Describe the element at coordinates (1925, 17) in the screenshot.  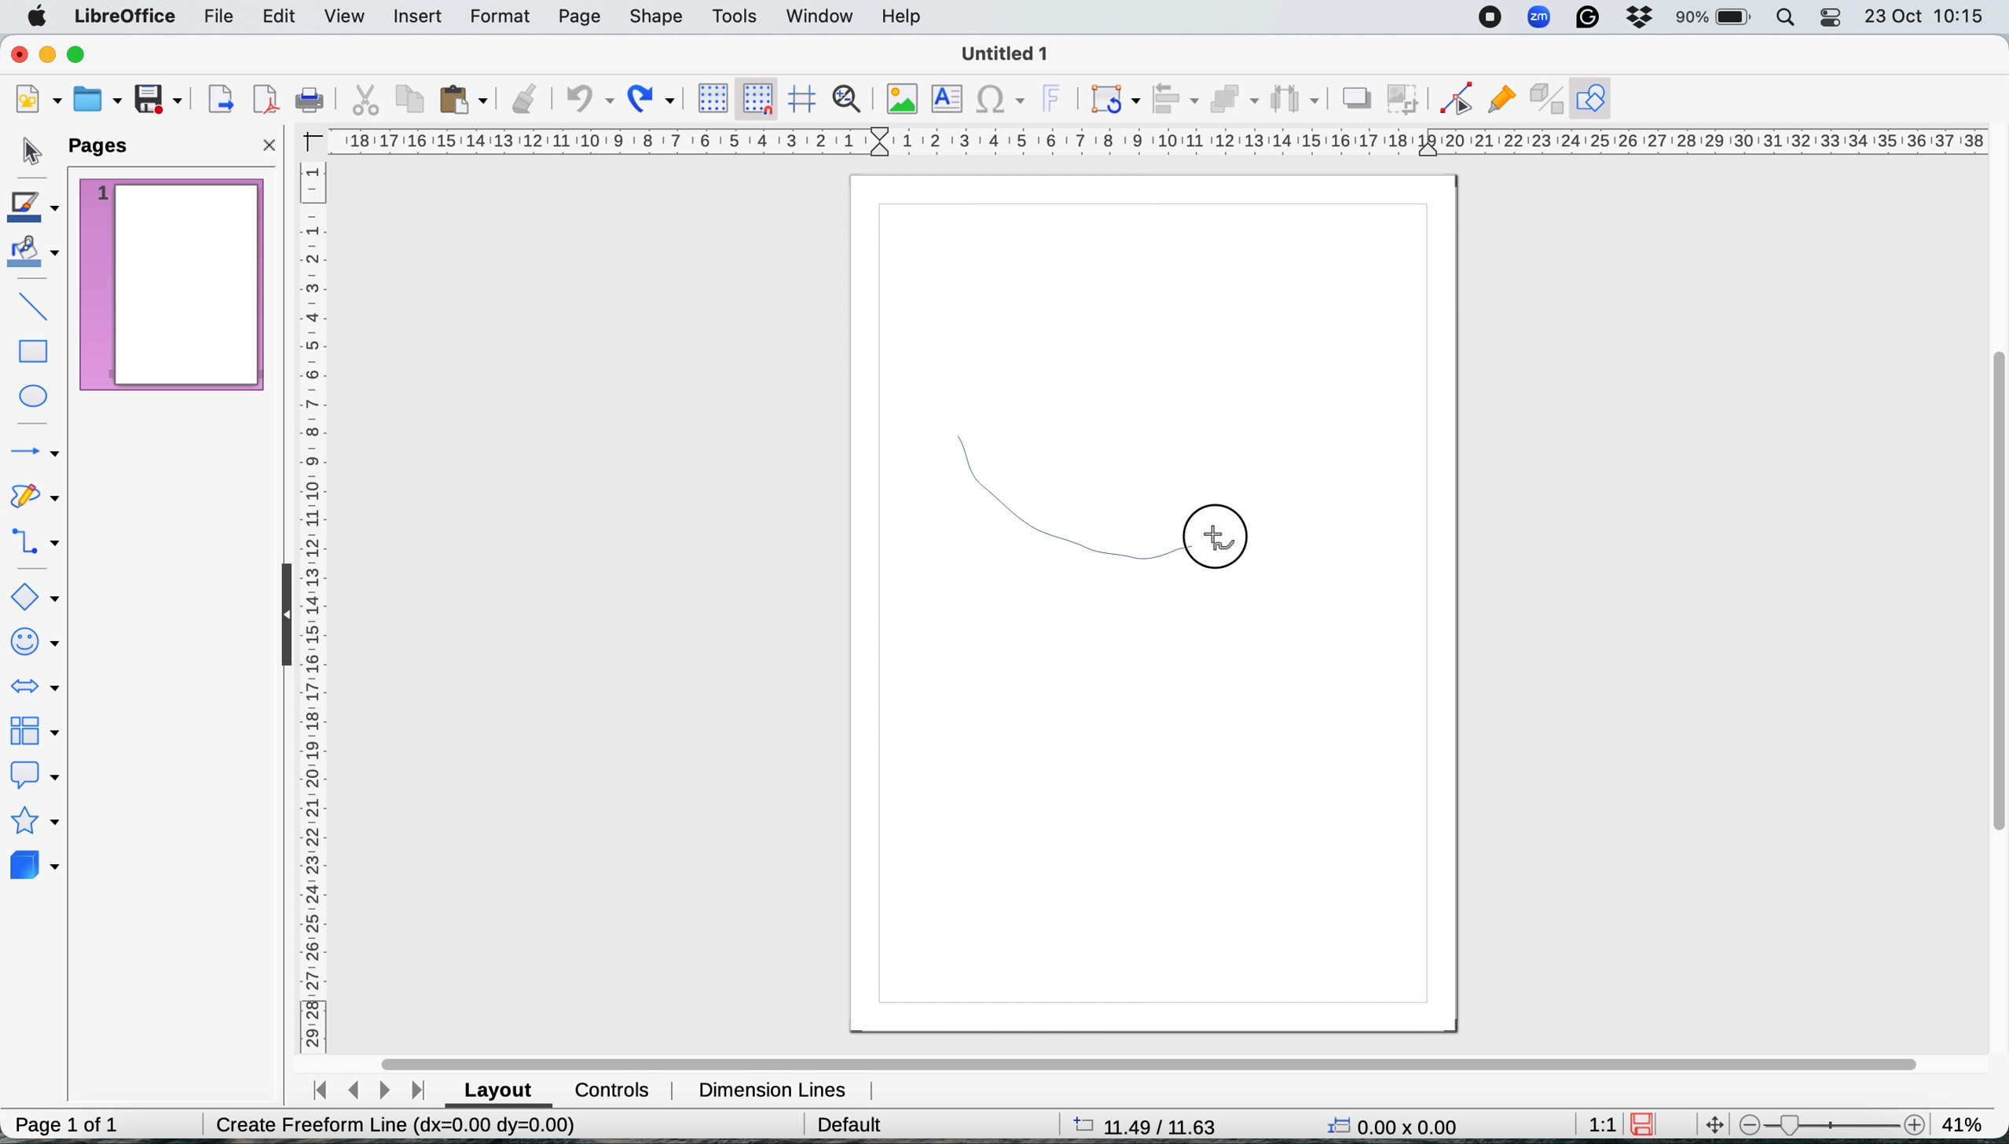
I see `date and time` at that location.